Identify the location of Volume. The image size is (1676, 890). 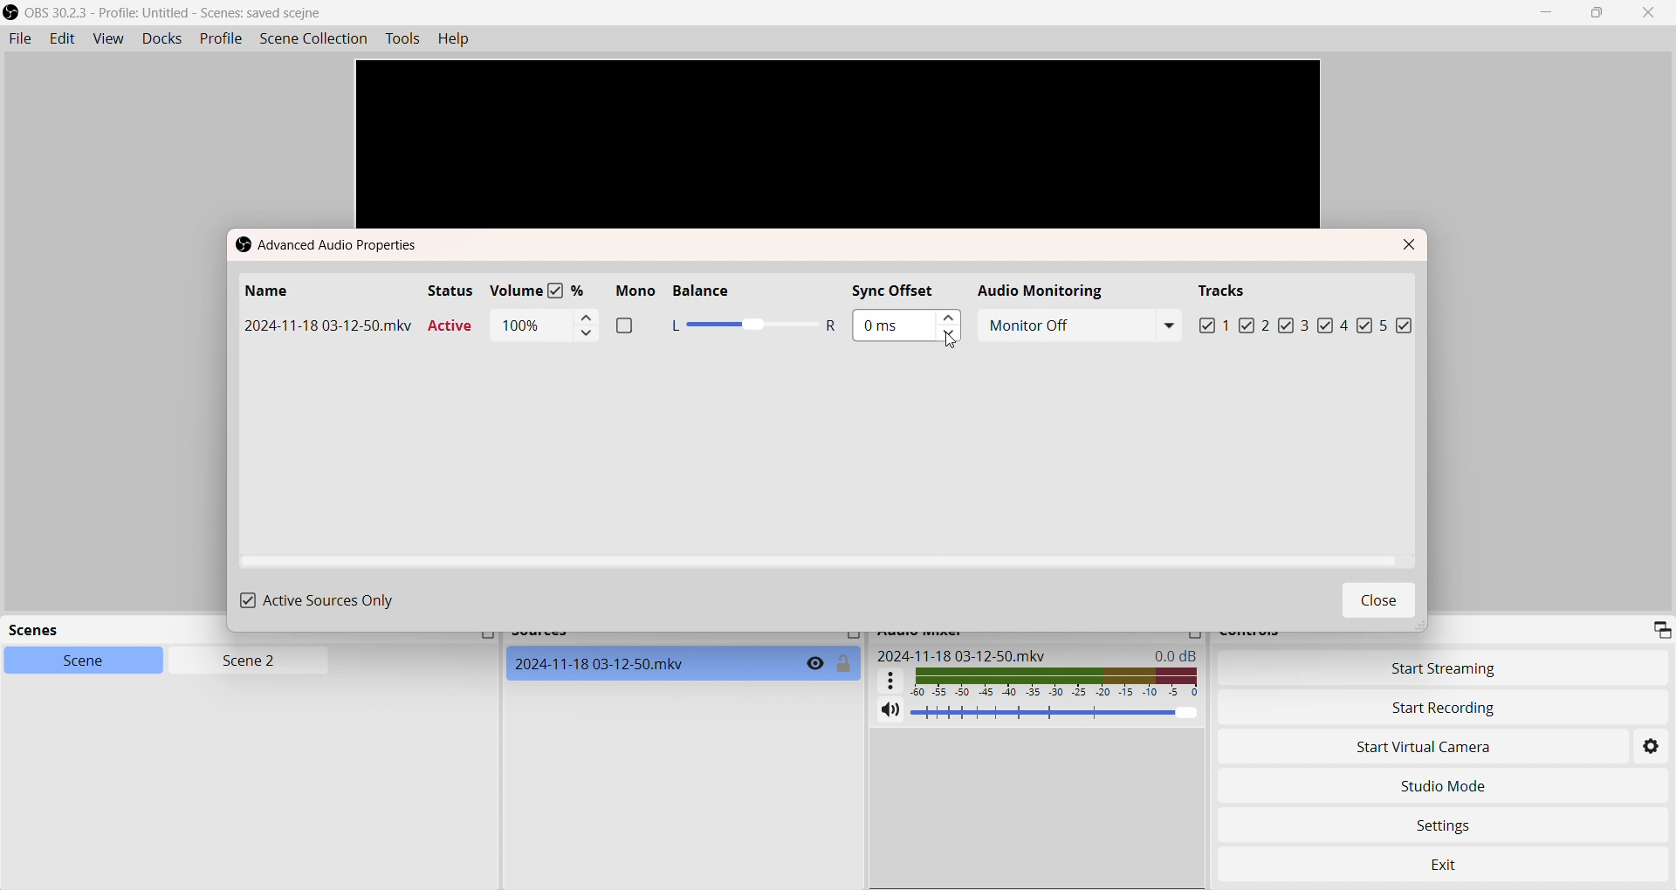
(1056, 713).